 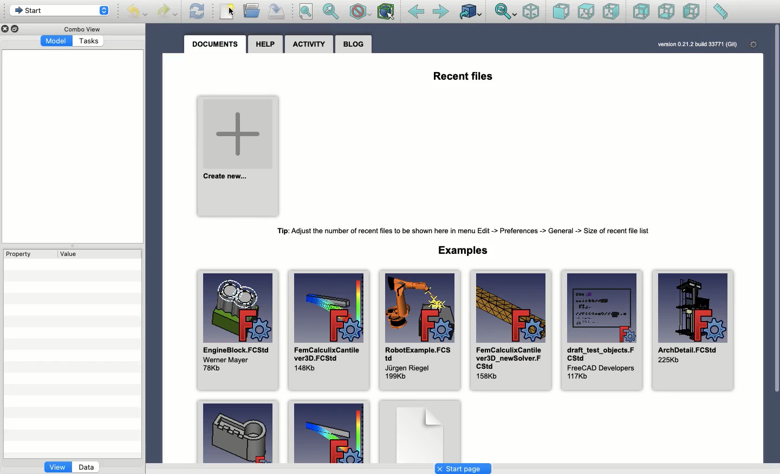 I want to click on Front, so click(x=561, y=11).